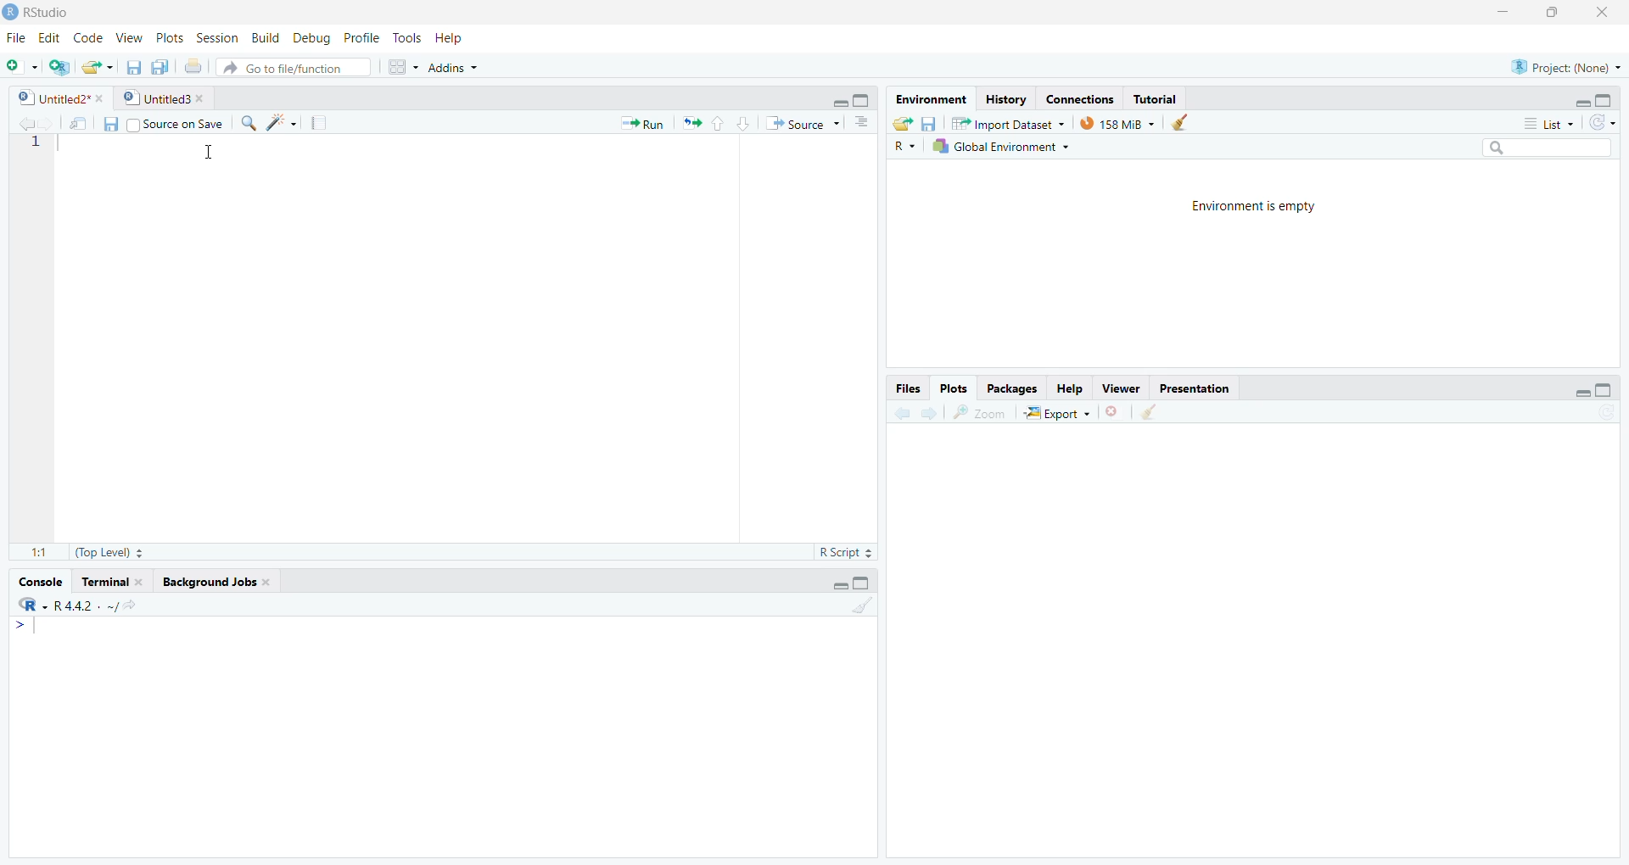 Image resolution: width=1629 pixels, height=865 pixels. I want to click on maximize, so click(1554, 13).